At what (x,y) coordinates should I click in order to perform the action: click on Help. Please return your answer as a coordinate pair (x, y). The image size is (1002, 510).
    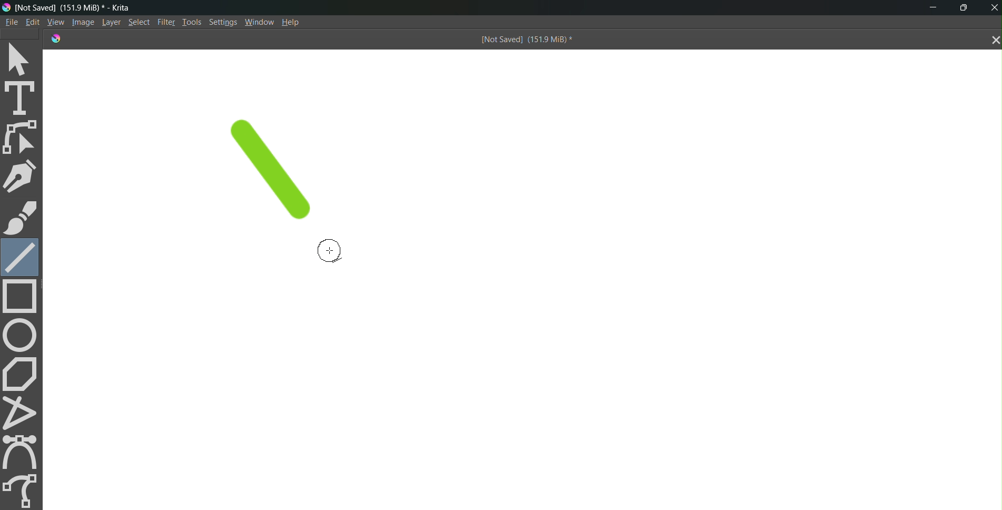
    Looking at the image, I should click on (295, 22).